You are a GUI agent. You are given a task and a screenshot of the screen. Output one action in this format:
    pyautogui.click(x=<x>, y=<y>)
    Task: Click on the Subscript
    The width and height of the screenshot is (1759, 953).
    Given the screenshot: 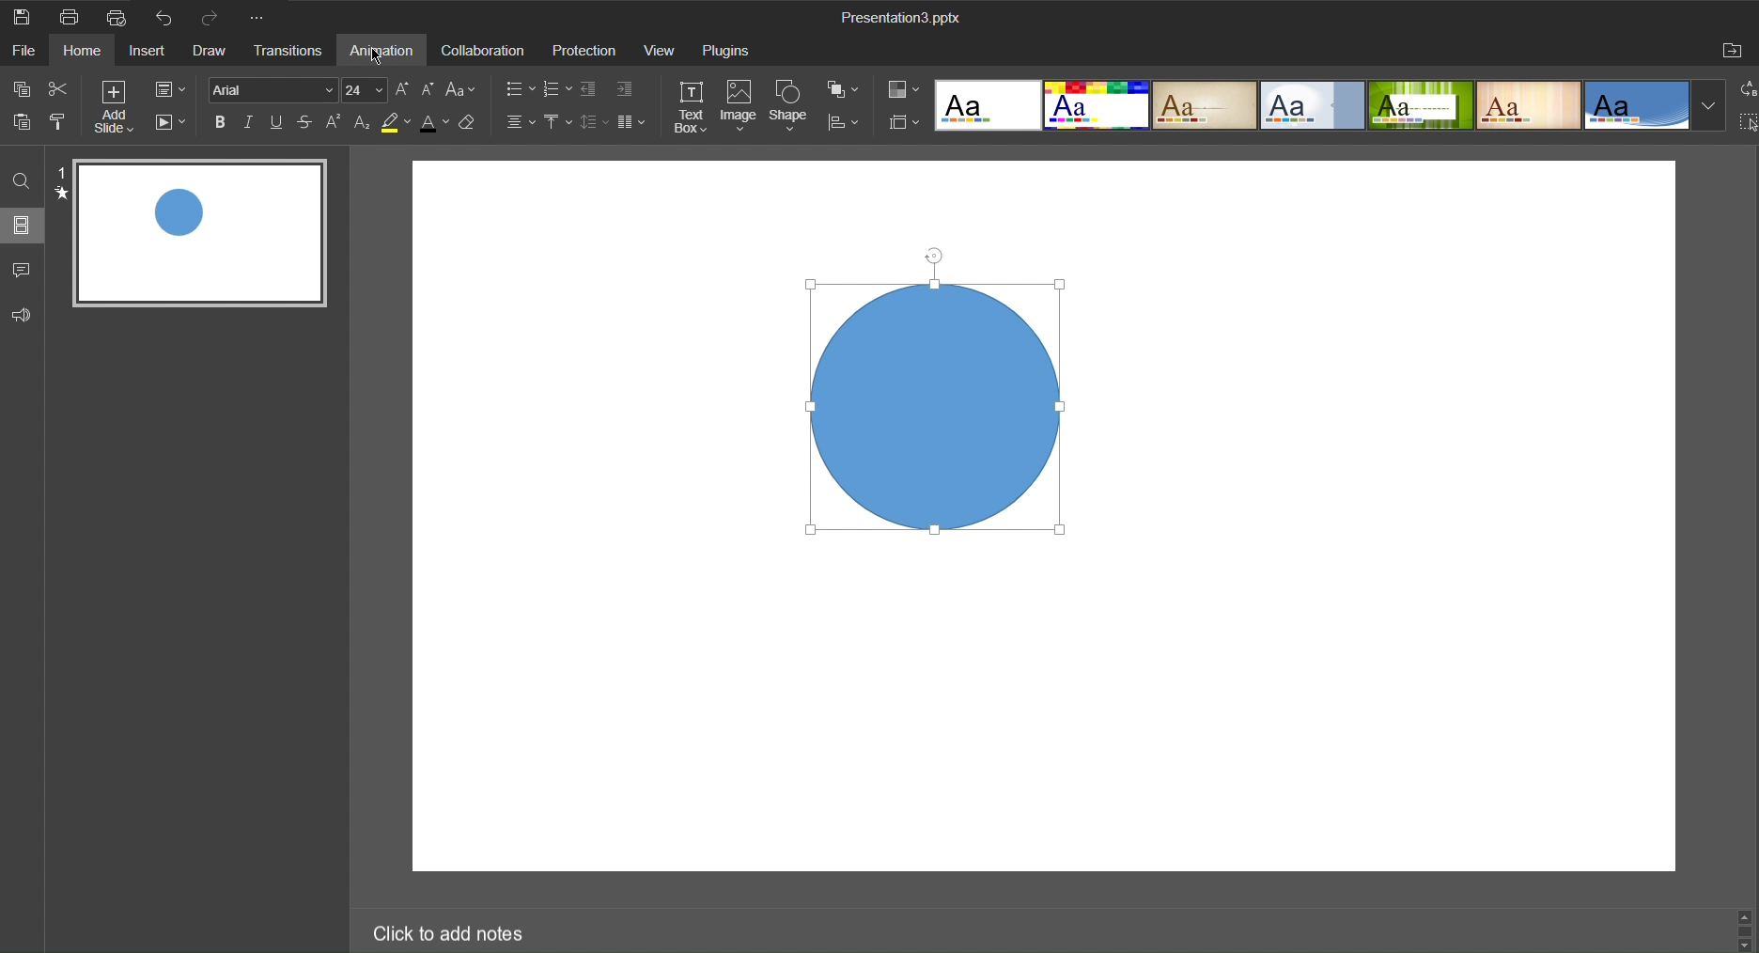 What is the action you would take?
    pyautogui.click(x=362, y=124)
    